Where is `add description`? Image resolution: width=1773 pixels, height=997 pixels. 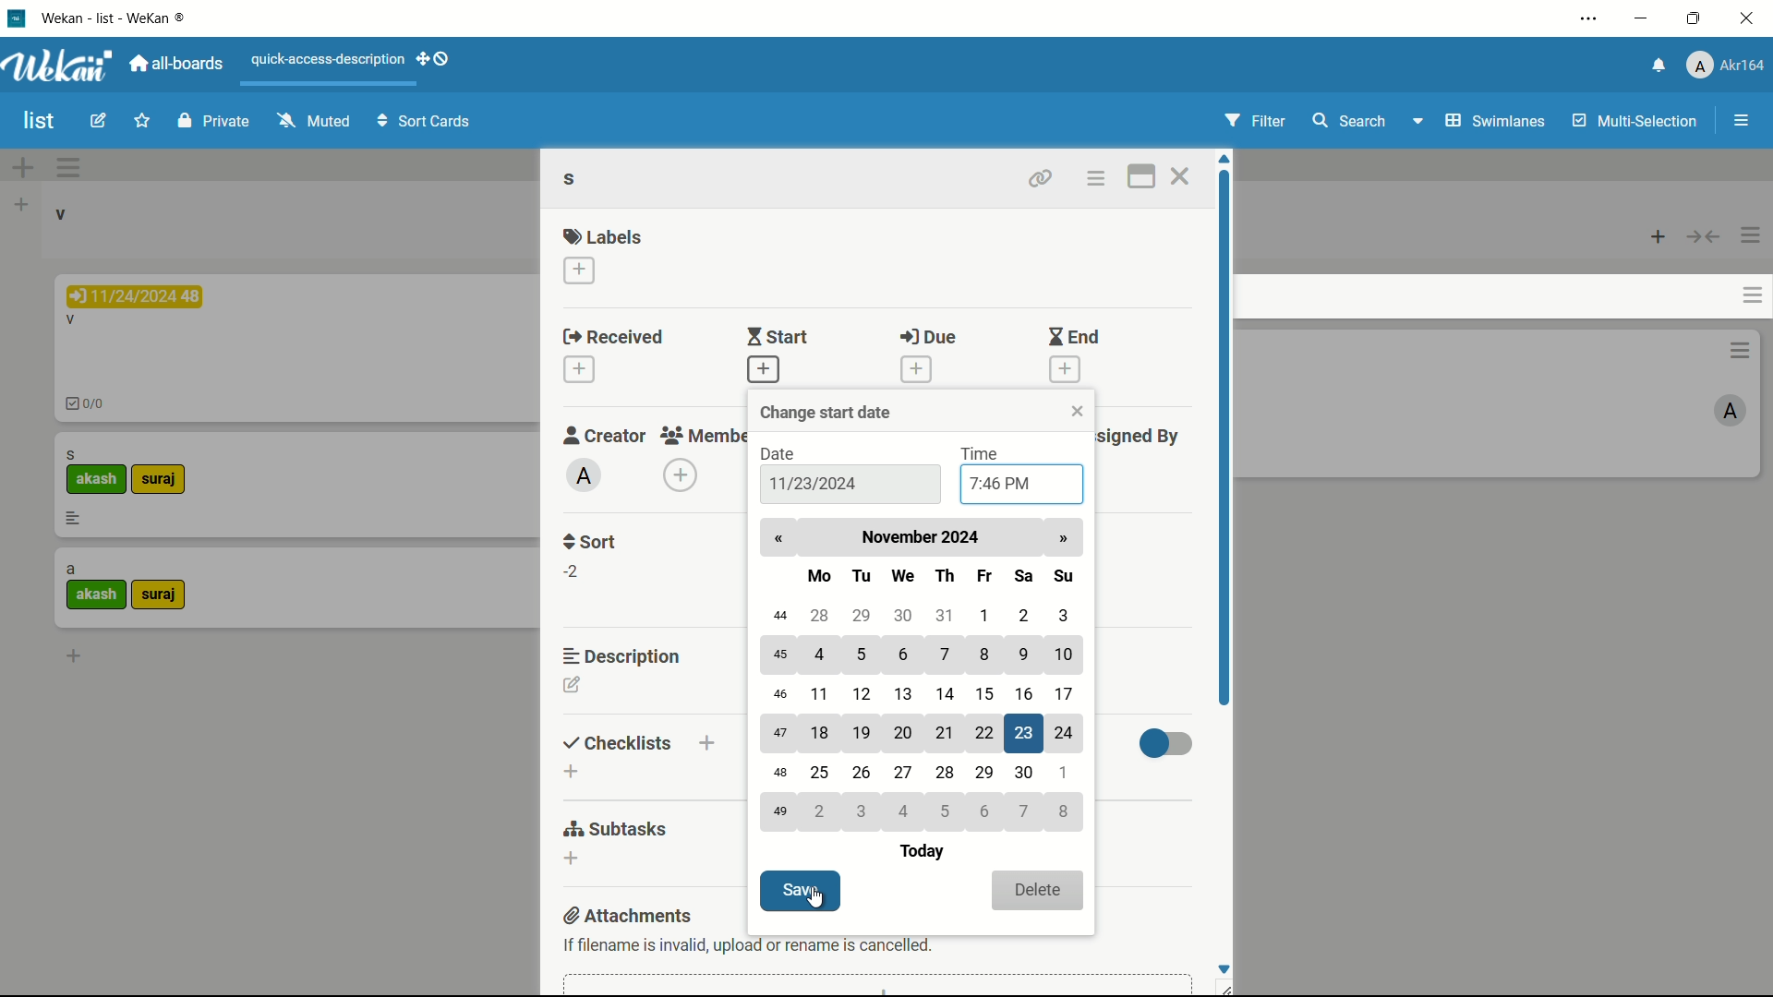
add description is located at coordinates (572, 685).